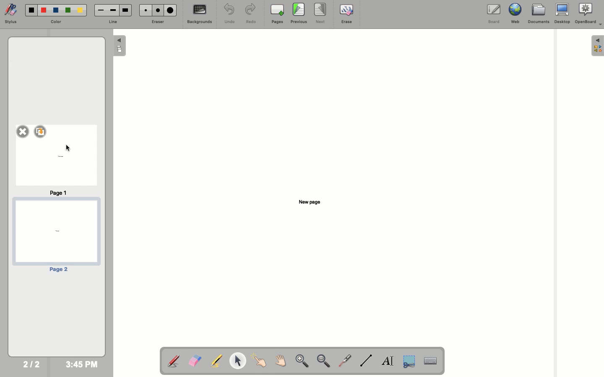 This screenshot has width=604, height=377. What do you see at coordinates (598, 46) in the screenshot?
I see `The library (right panel)` at bounding box center [598, 46].